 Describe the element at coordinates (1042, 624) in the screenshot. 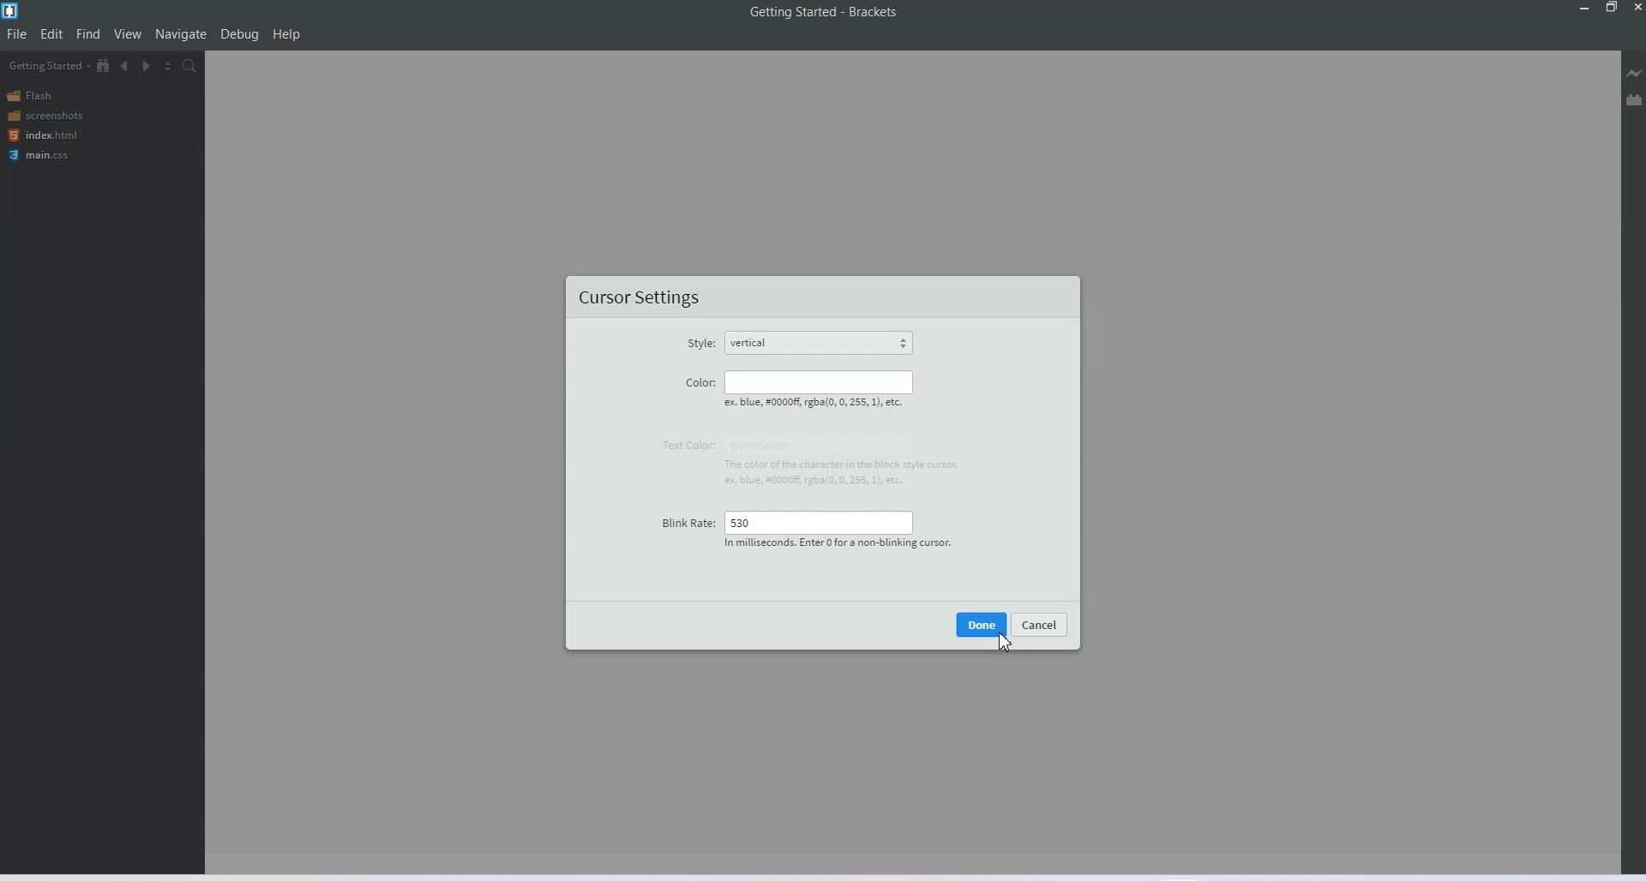

I see `Cancel` at that location.